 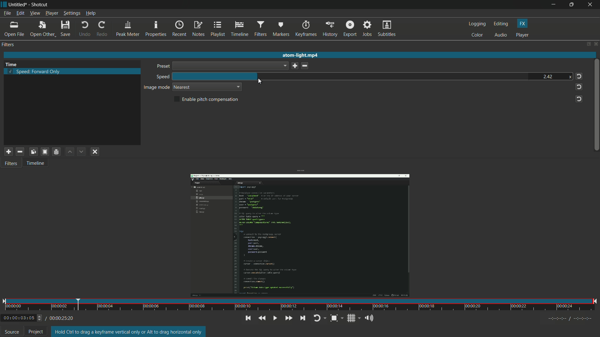 What do you see at coordinates (302, 54) in the screenshot?
I see `atom-light mp4 (opened file)` at bounding box center [302, 54].